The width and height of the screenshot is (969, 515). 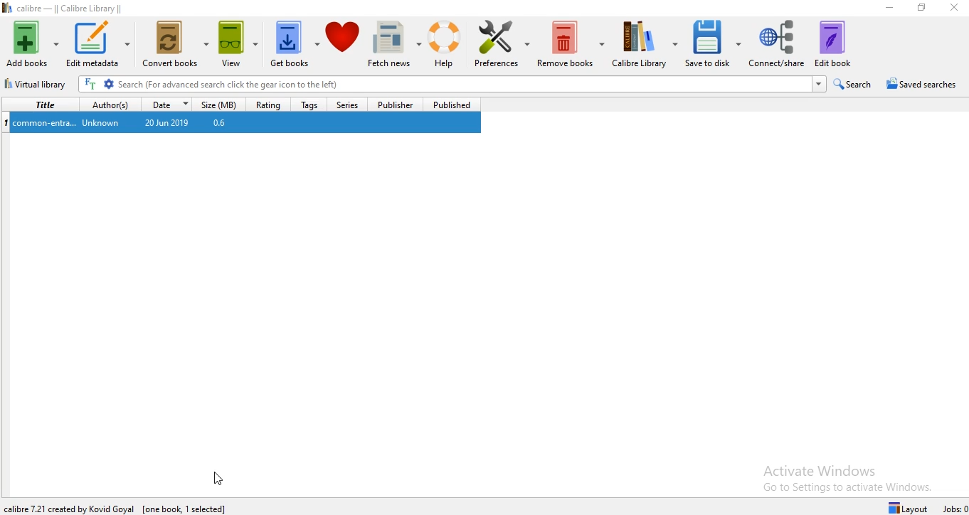 What do you see at coordinates (307, 104) in the screenshot?
I see `Tags` at bounding box center [307, 104].